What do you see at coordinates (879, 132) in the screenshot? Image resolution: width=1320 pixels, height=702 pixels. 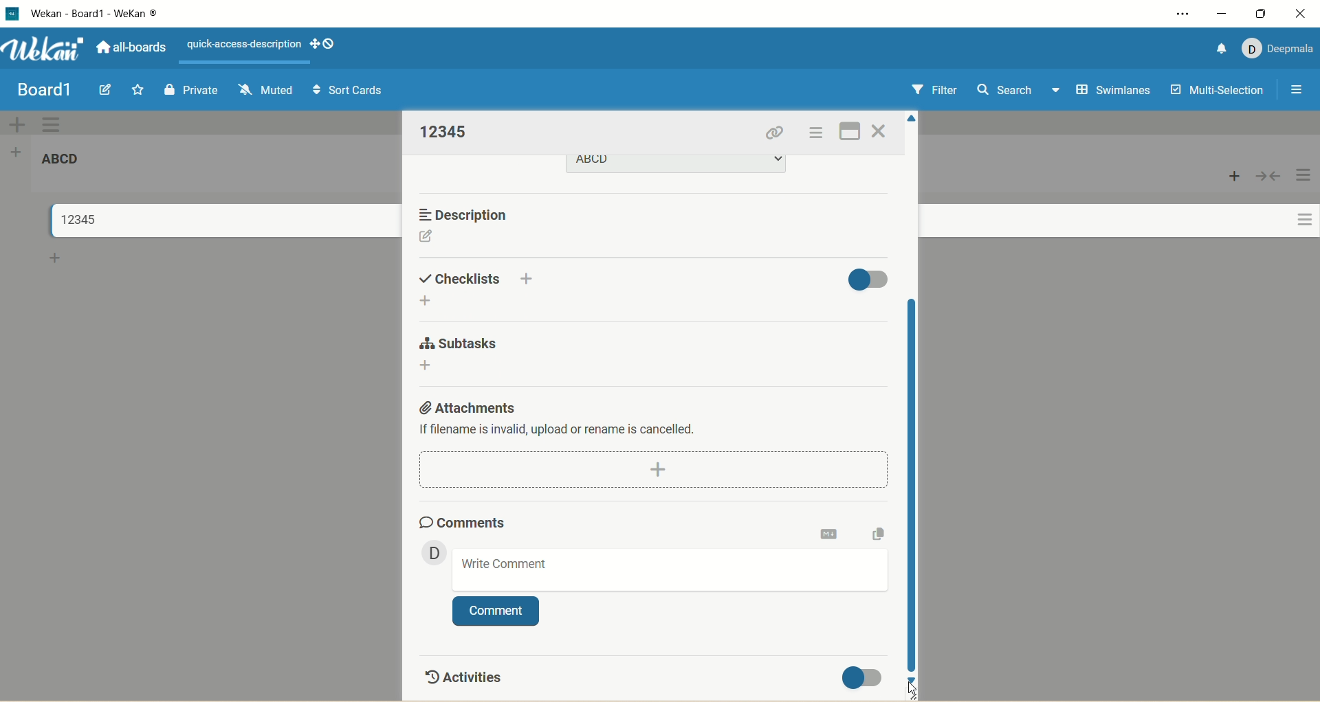 I see `close` at bounding box center [879, 132].